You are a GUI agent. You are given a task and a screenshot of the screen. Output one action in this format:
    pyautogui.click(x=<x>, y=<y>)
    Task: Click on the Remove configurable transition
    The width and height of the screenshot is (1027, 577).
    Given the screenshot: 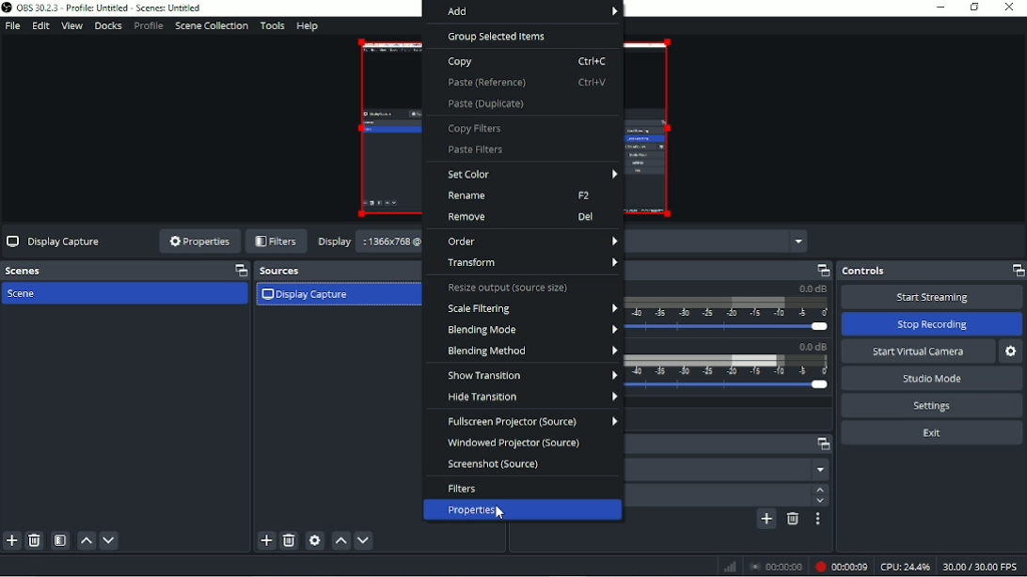 What is the action you would take?
    pyautogui.click(x=793, y=521)
    